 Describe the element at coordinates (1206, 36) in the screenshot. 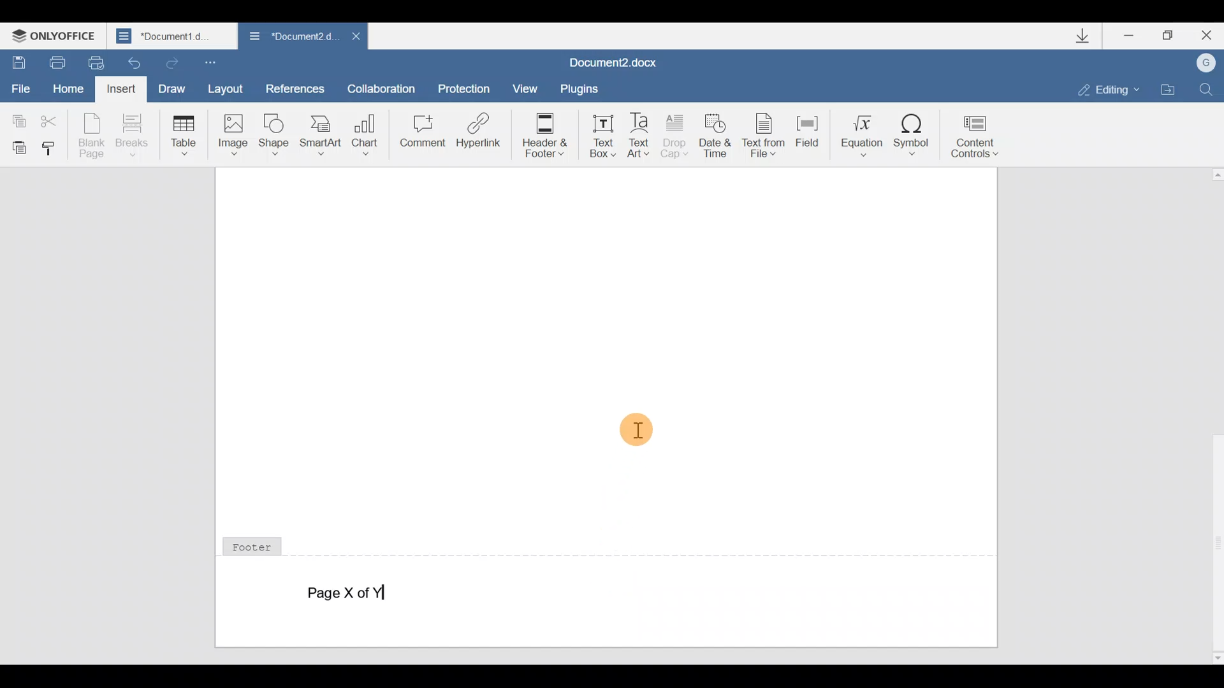

I see `Close` at that location.